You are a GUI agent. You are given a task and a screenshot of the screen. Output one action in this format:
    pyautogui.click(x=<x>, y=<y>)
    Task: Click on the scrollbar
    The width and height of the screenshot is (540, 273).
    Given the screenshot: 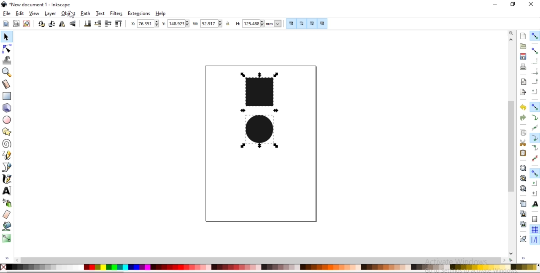 What is the action you would take?
    pyautogui.click(x=512, y=144)
    